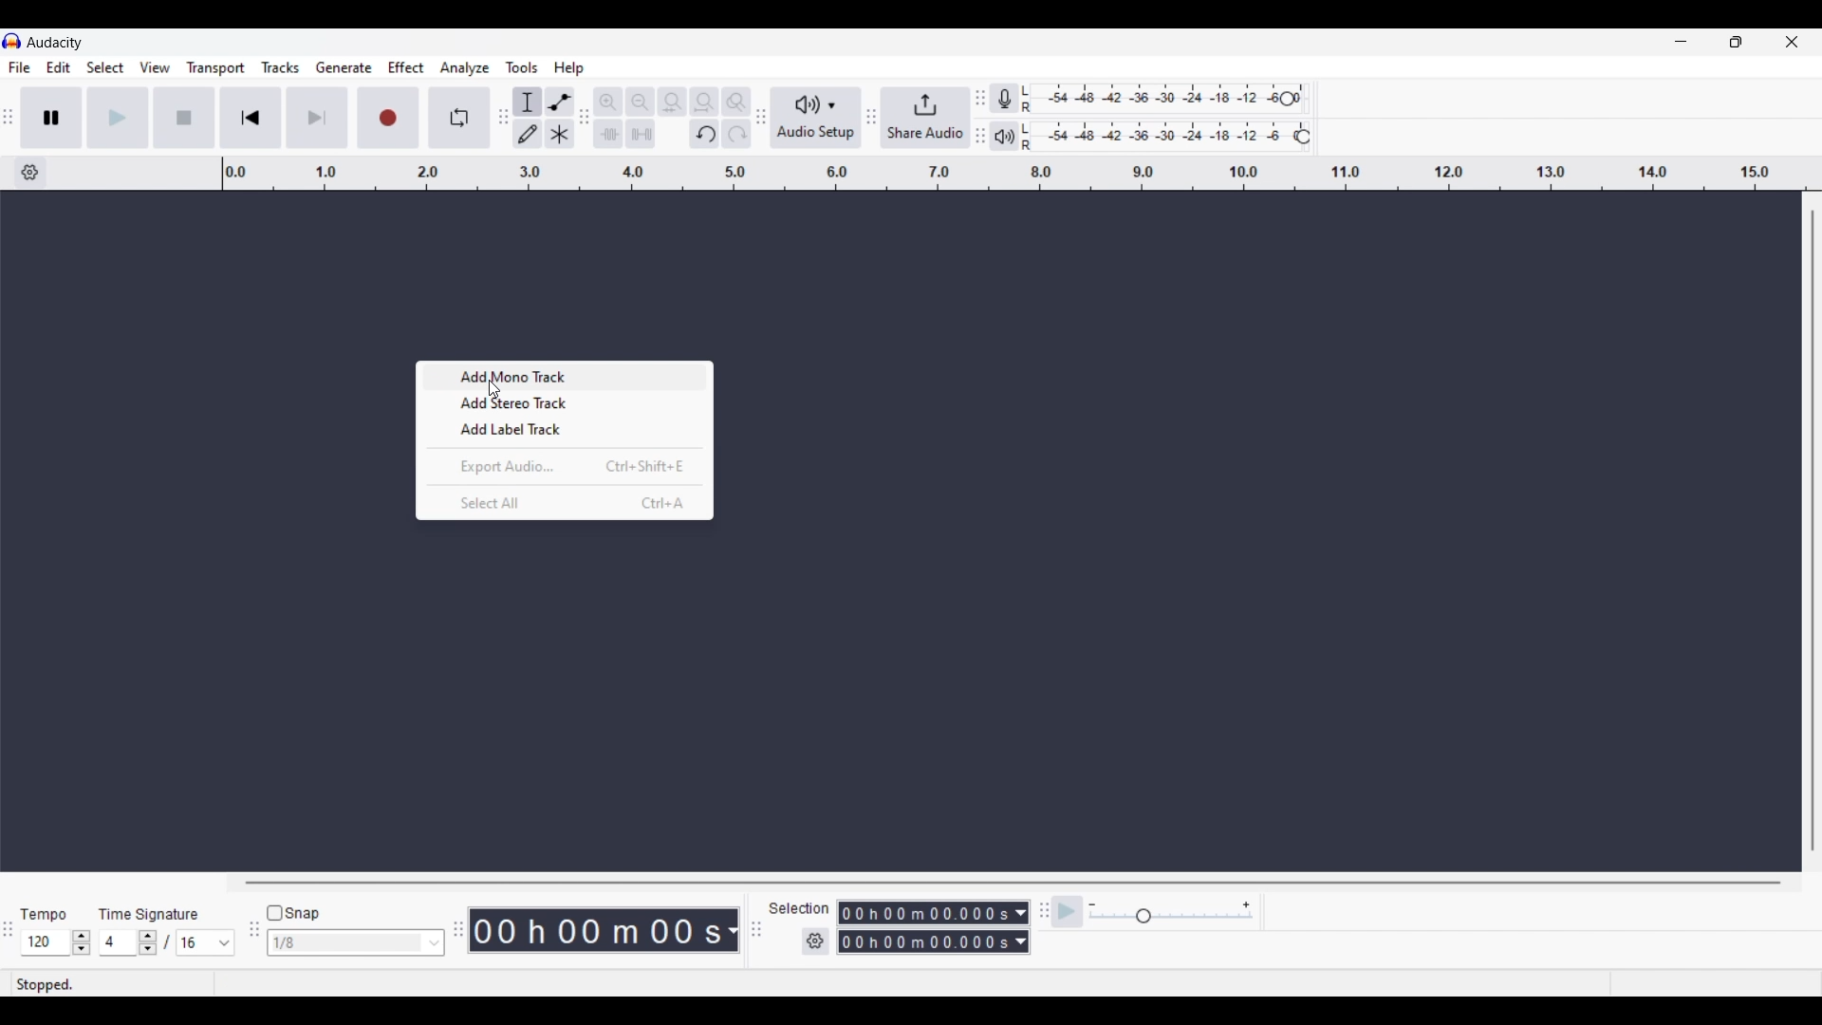 The height and width of the screenshot is (1025, 1822). I want to click on Increase/Decrease time signature, so click(148, 942).